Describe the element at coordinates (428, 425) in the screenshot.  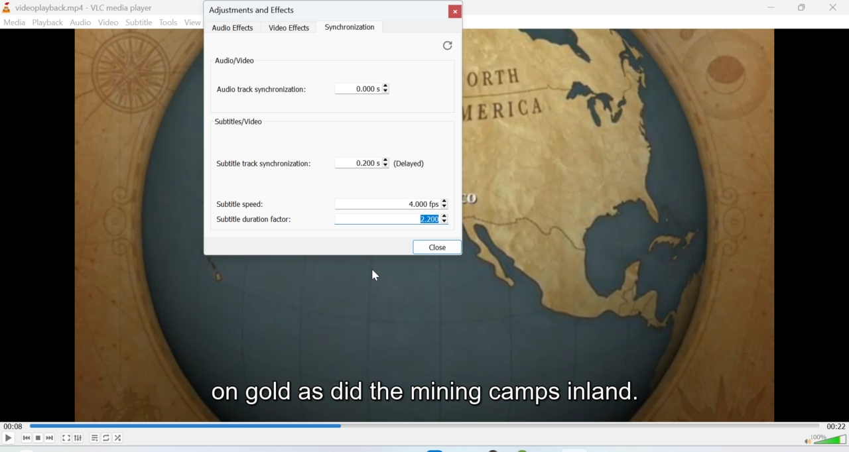
I see `Playbar` at that location.